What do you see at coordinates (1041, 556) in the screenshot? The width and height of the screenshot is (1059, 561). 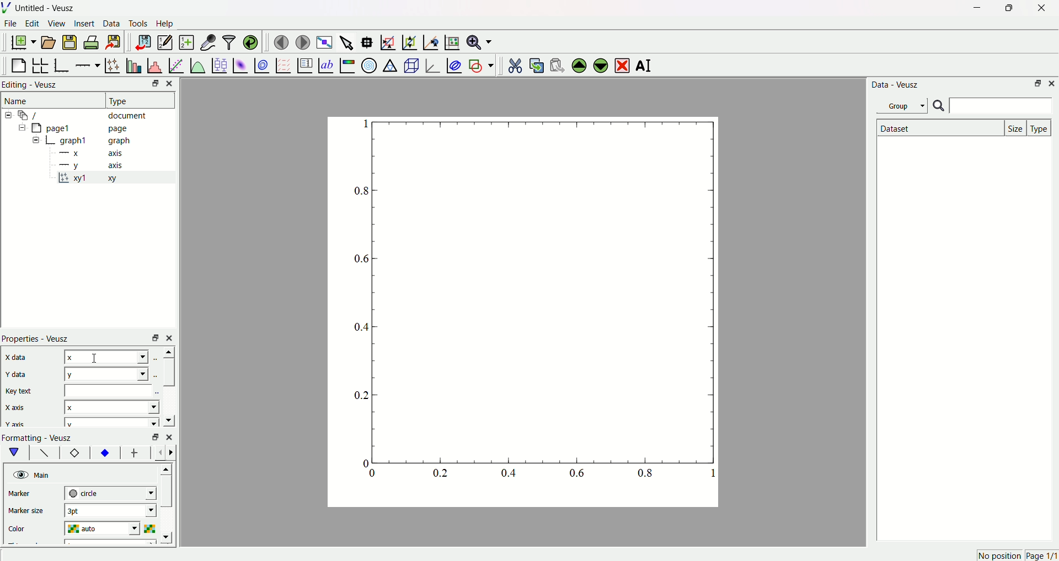 I see `page 1/1` at bounding box center [1041, 556].